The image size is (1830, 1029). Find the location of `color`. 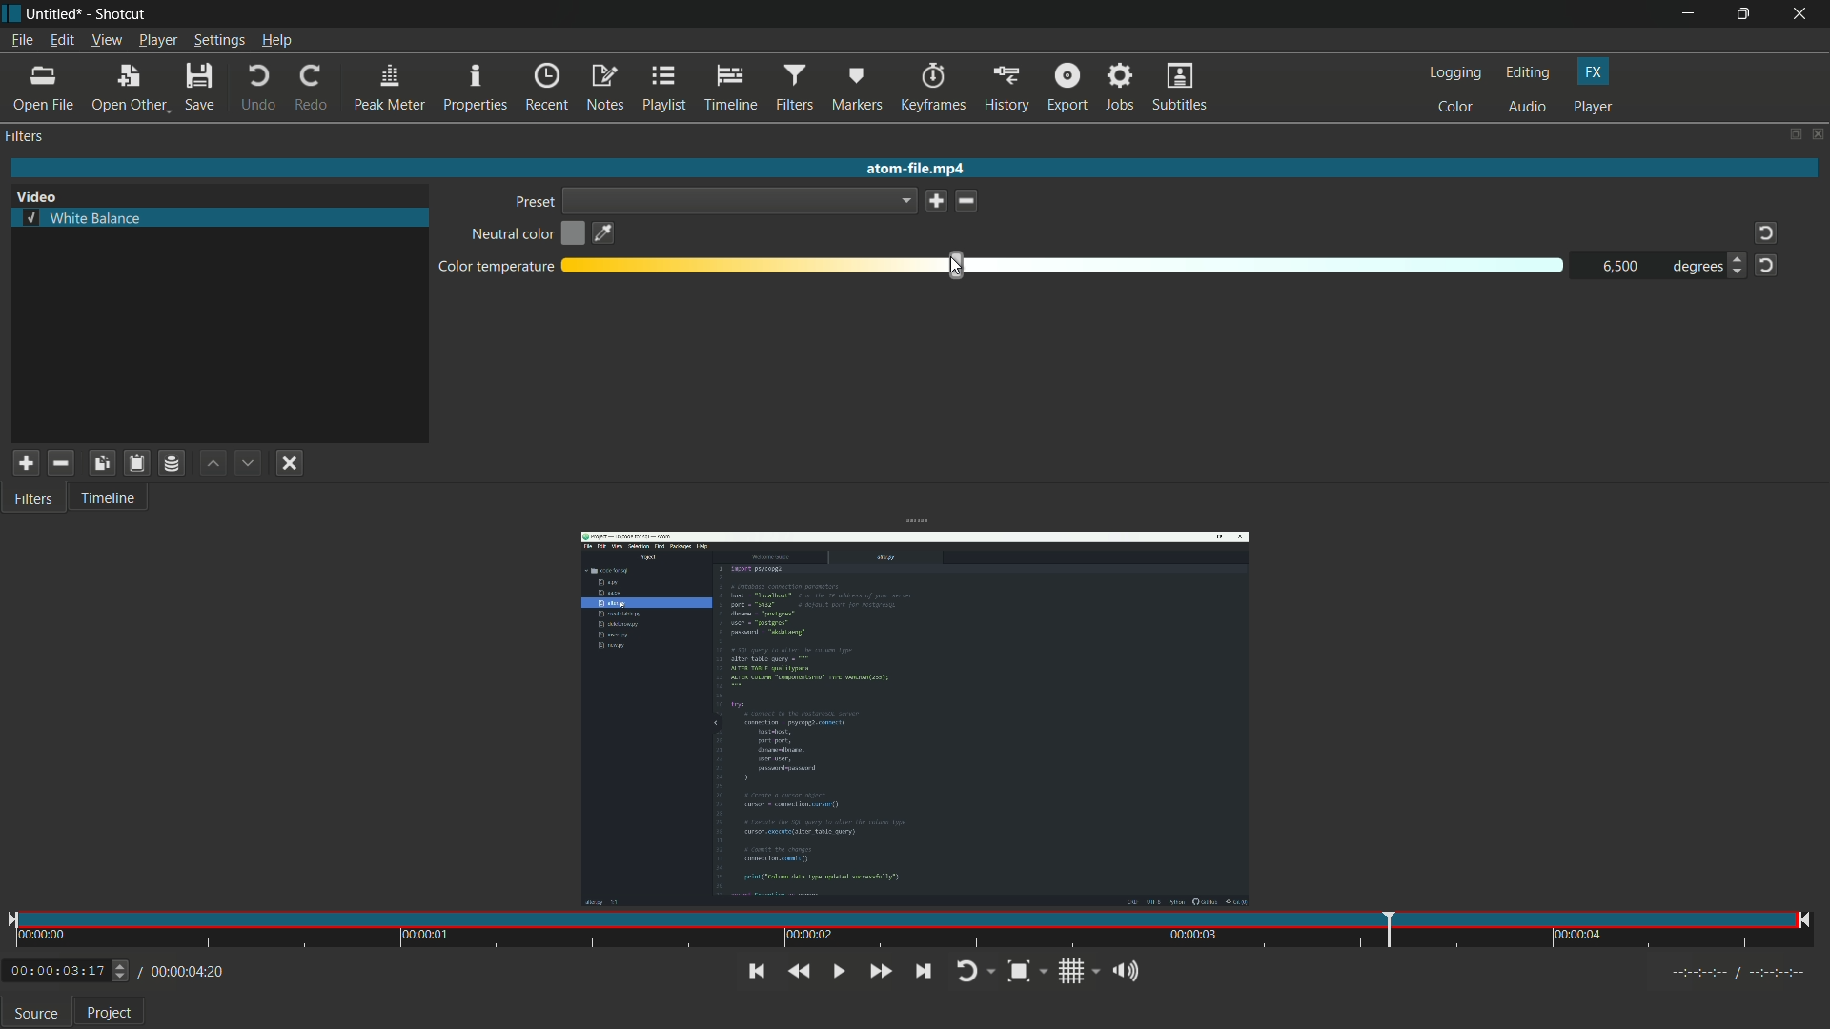

color is located at coordinates (1455, 108).